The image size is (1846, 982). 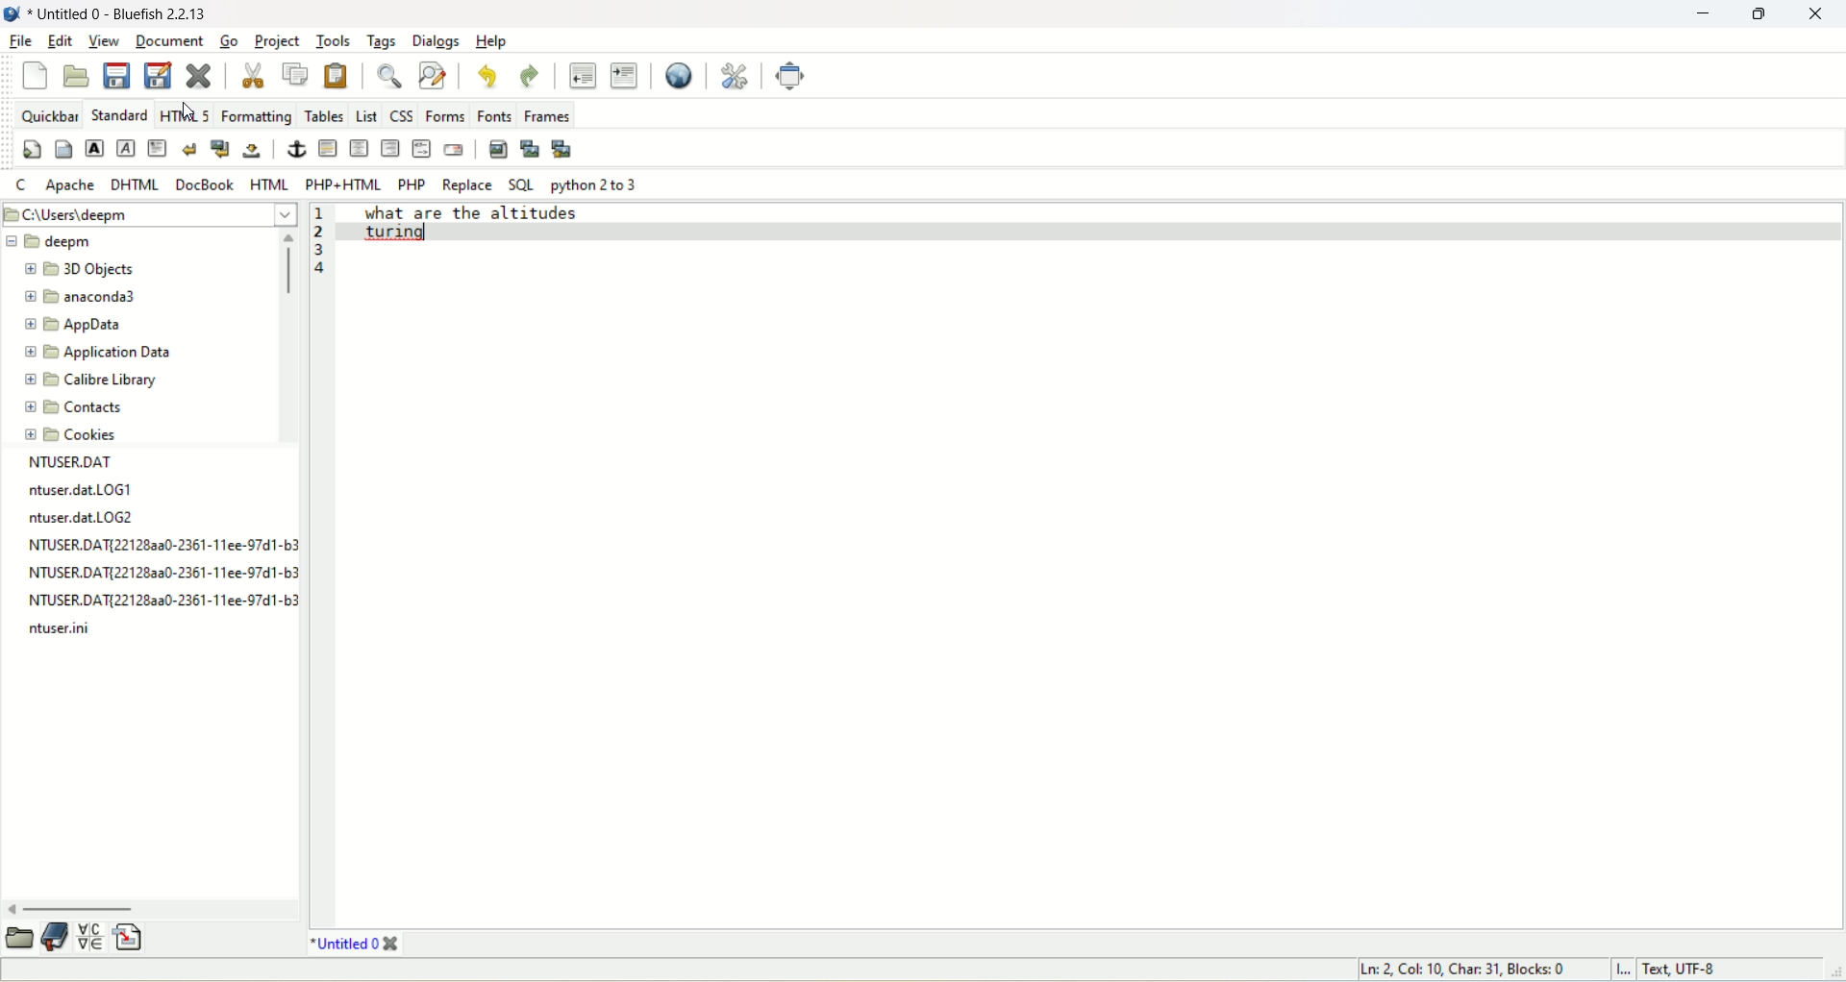 I want to click on contacts, so click(x=80, y=406).